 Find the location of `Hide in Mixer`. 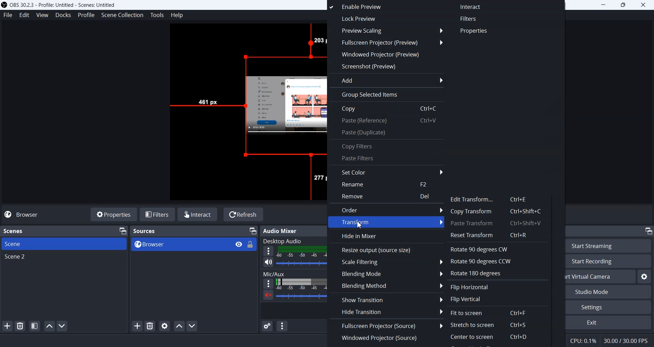

Hide in Mixer is located at coordinates (386, 235).